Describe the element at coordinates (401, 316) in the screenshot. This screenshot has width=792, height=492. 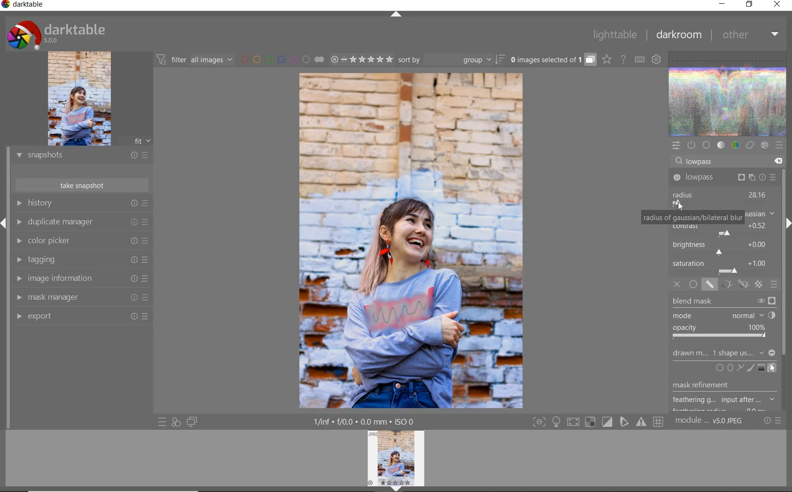
I see `Applied painterly effect using blur and contrast.` at that location.